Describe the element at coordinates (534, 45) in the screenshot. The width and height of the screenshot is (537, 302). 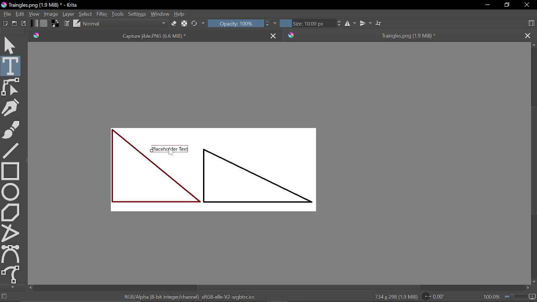
I see `Move up` at that location.